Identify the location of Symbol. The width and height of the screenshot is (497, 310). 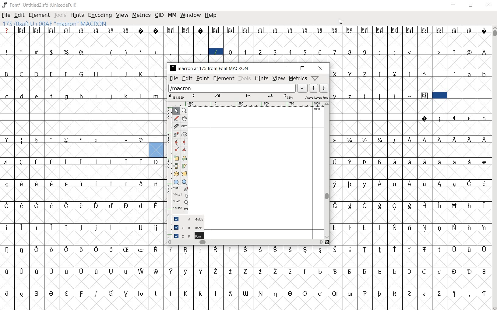
(380, 30).